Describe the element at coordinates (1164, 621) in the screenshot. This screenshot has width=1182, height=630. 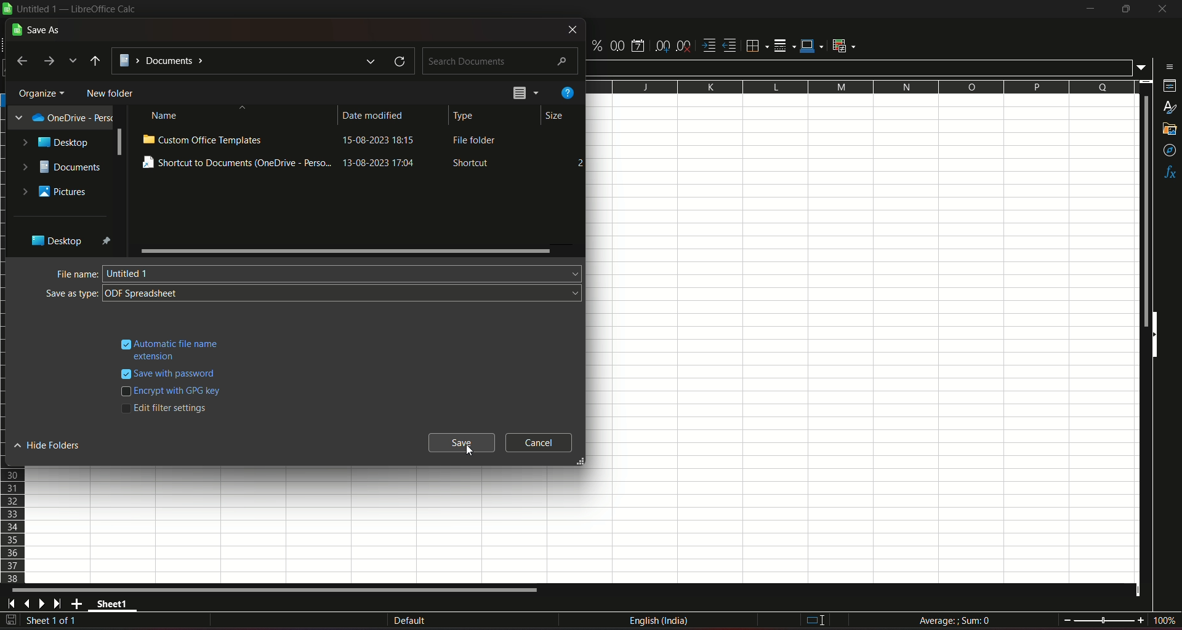
I see `zoom factor` at that location.